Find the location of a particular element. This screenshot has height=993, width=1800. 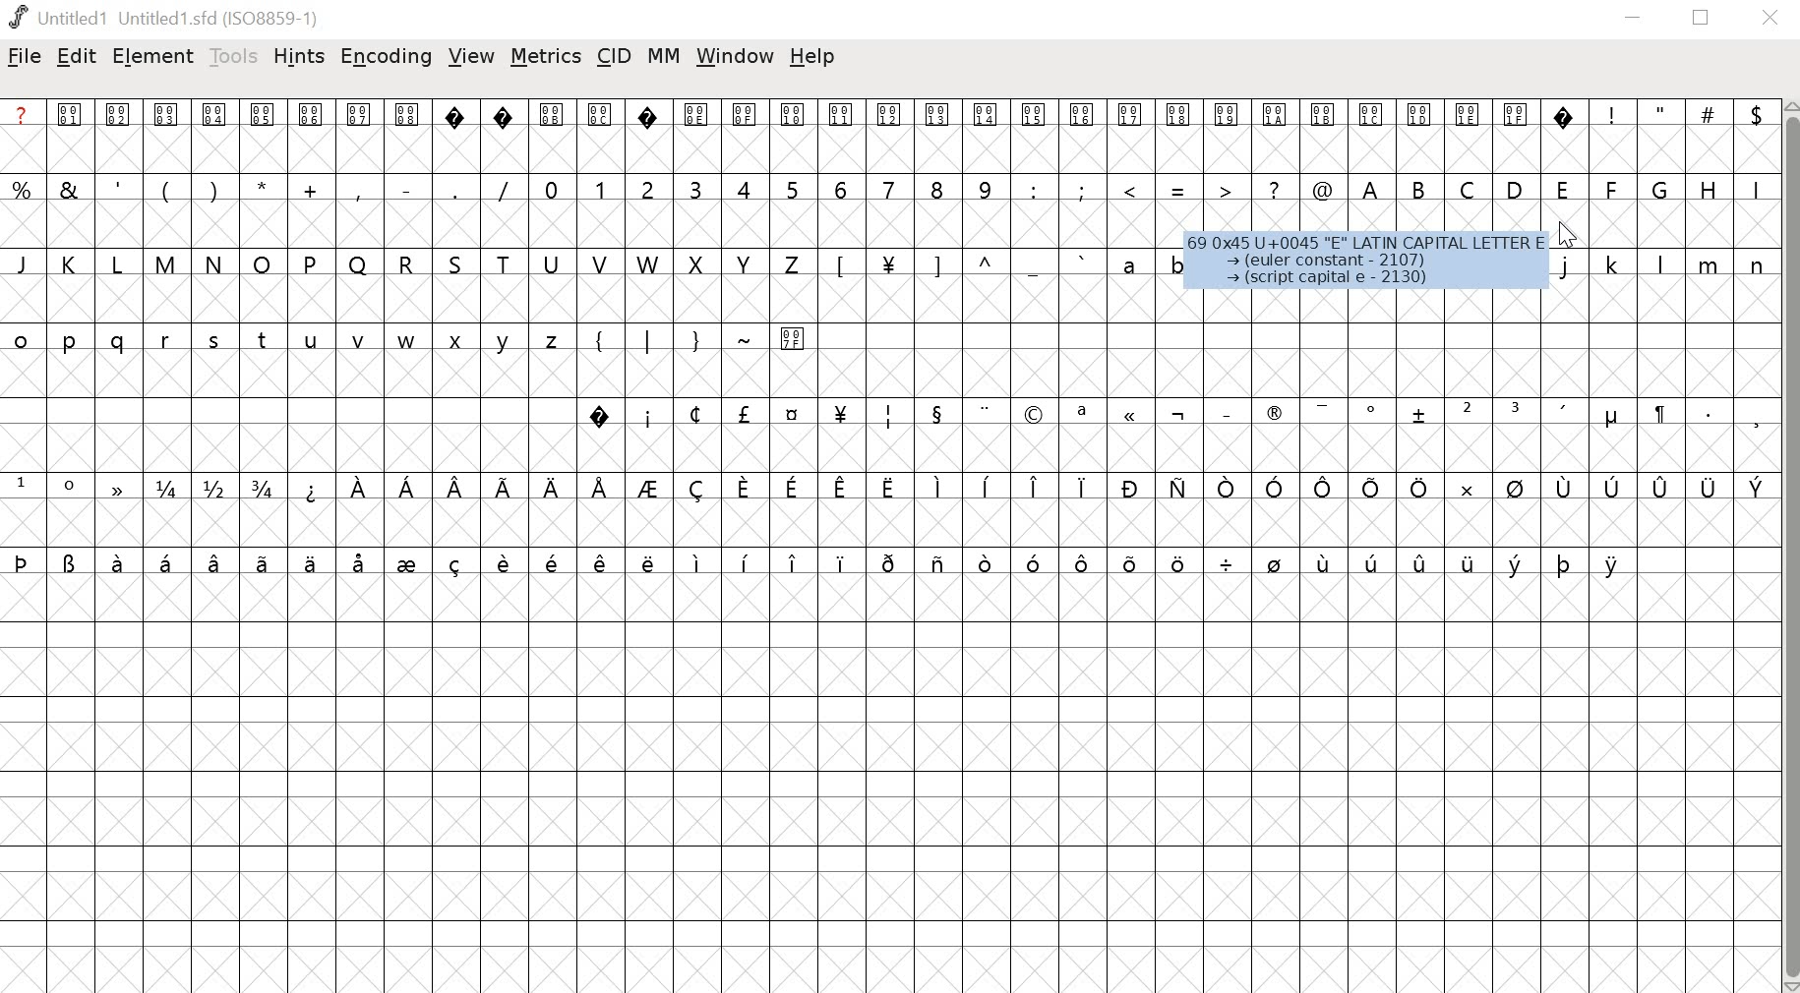

MM is located at coordinates (664, 57).